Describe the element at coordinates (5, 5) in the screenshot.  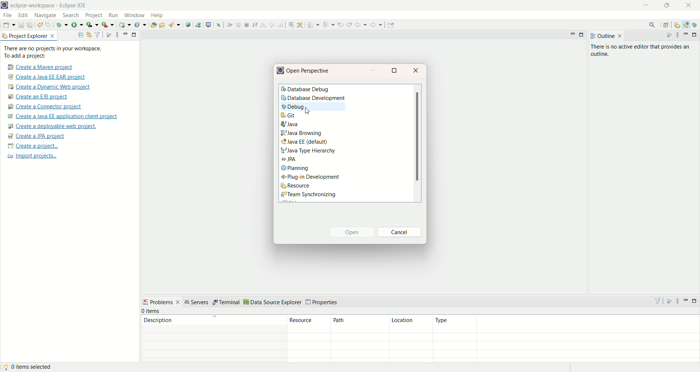
I see `logo` at that location.